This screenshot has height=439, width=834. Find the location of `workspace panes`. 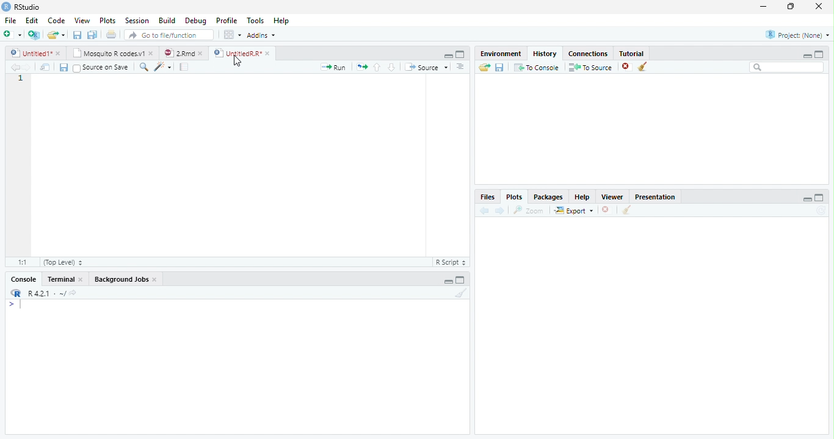

workspace panes is located at coordinates (233, 37).